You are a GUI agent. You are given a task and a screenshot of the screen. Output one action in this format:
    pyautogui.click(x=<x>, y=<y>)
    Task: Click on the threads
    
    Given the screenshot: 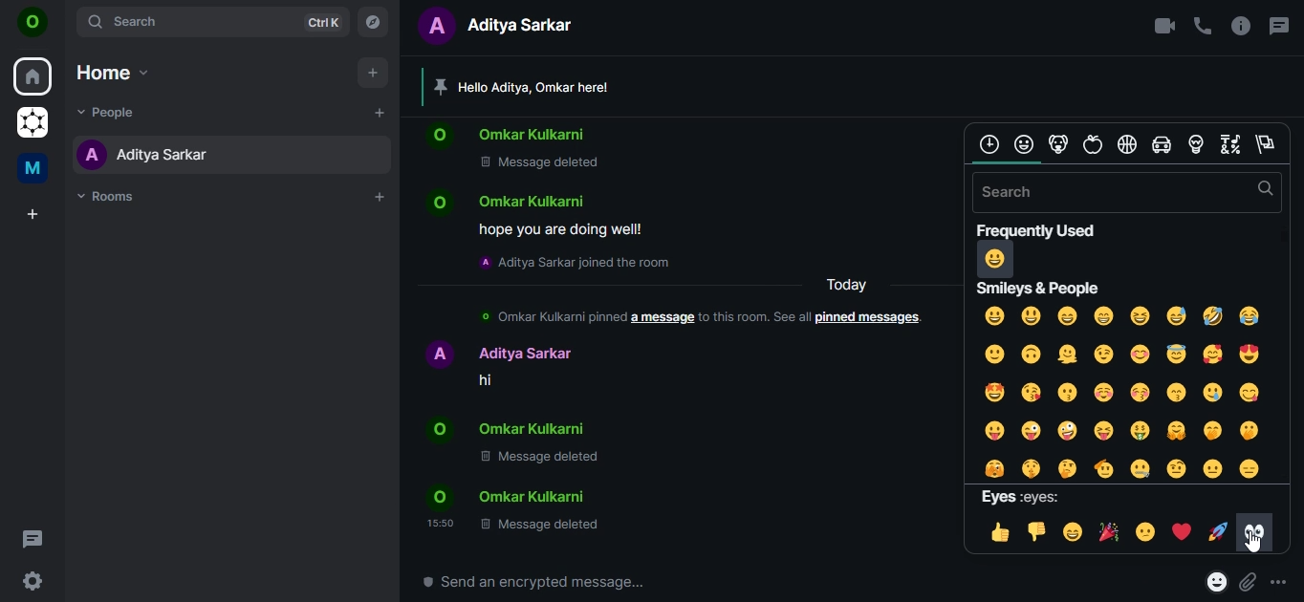 What is the action you would take?
    pyautogui.click(x=33, y=538)
    